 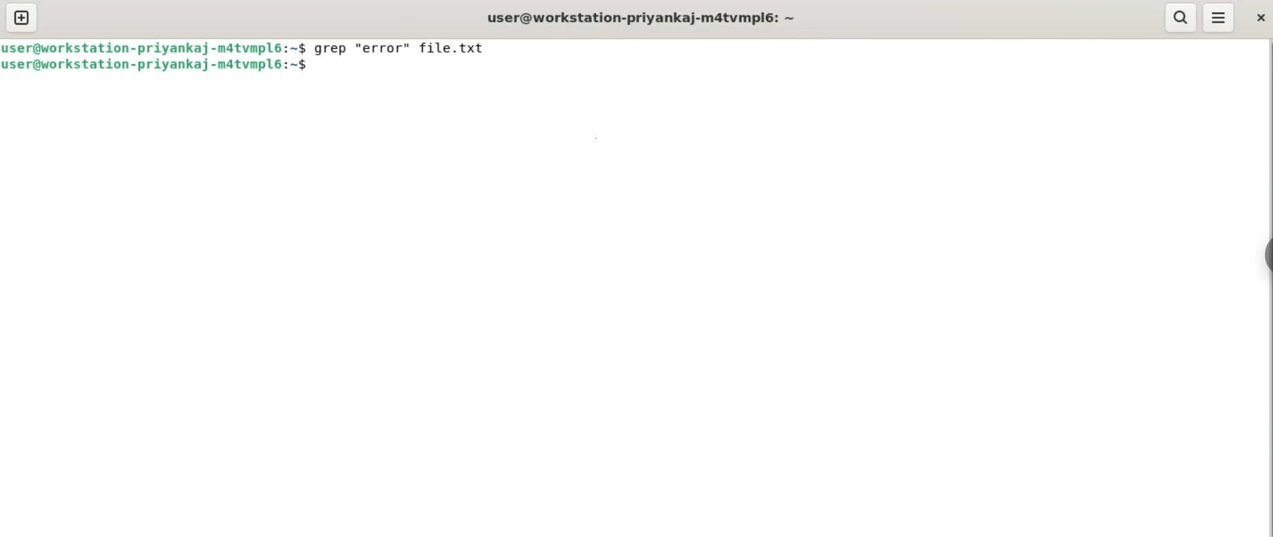 I want to click on search, so click(x=1180, y=18).